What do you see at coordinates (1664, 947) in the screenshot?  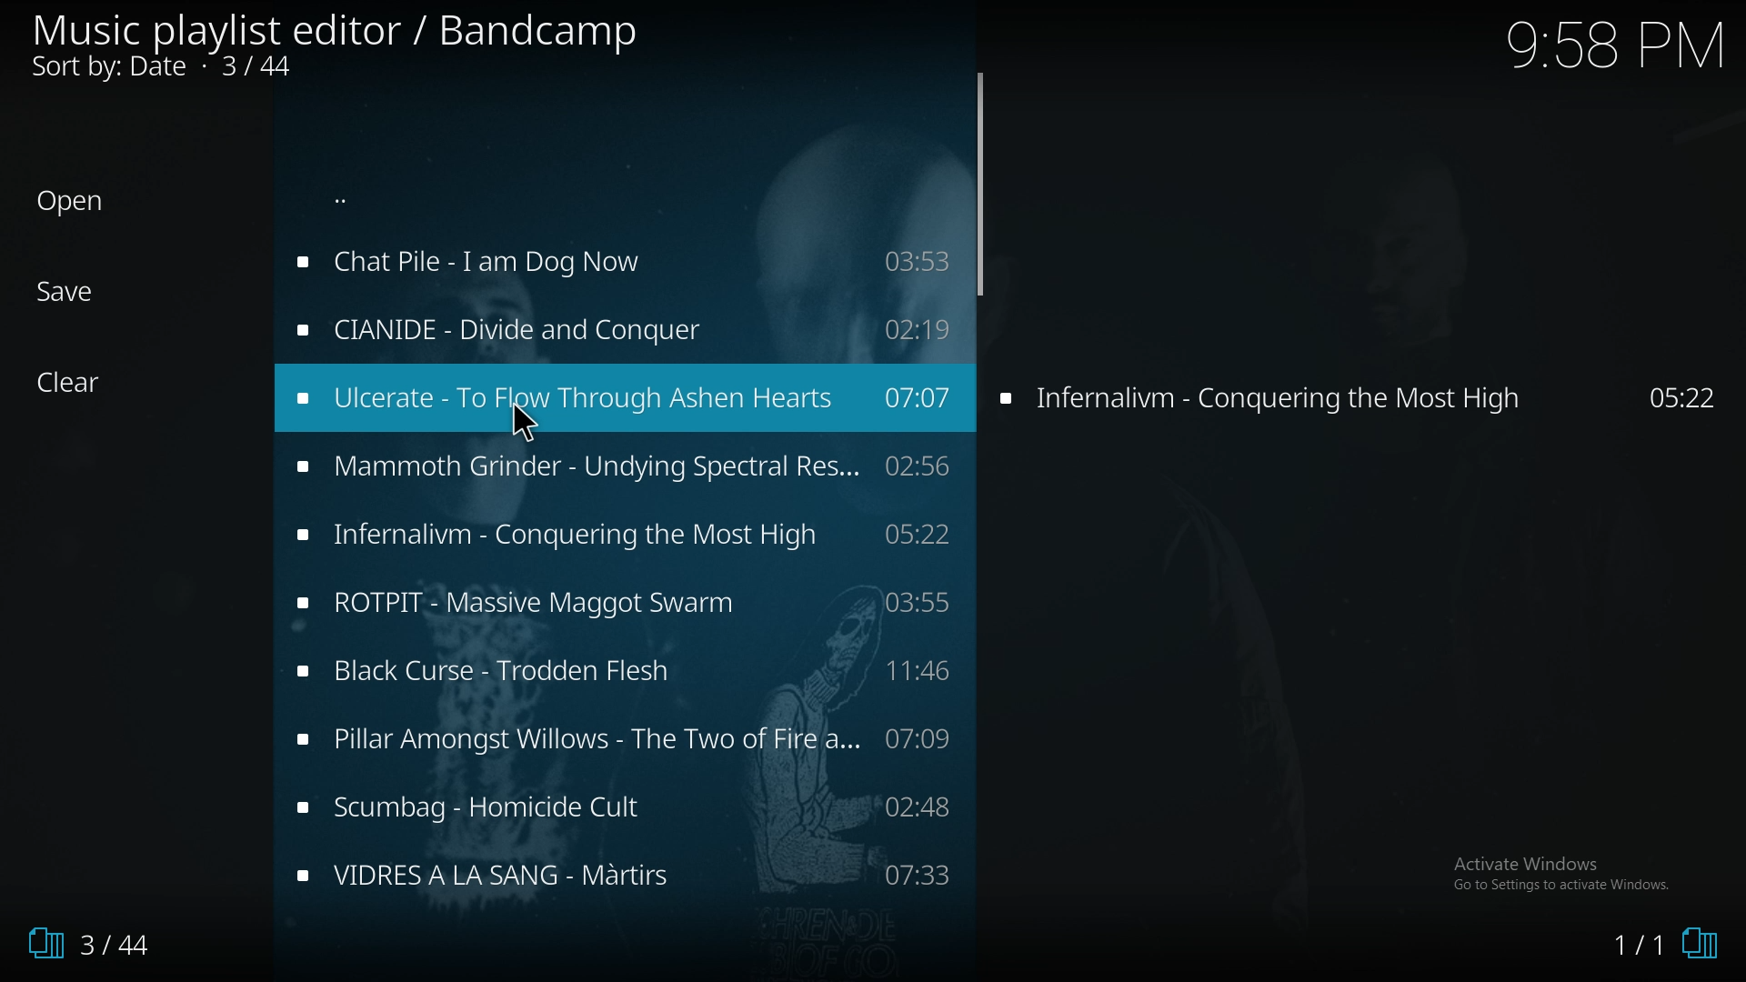 I see `1/0` at bounding box center [1664, 947].